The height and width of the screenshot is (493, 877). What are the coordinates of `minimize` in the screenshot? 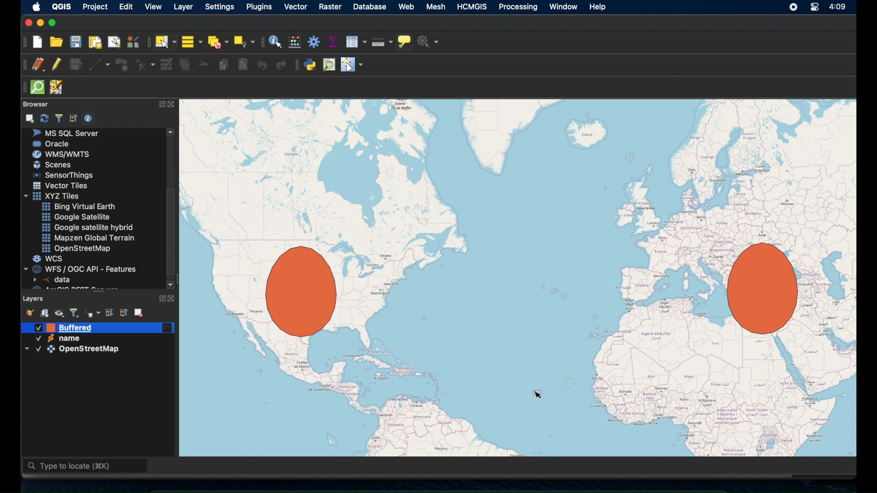 It's located at (39, 23).